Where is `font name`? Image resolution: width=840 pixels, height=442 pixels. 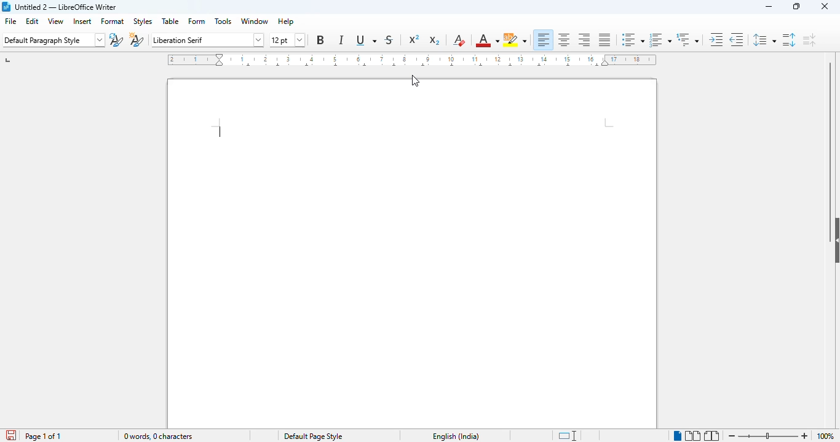
font name is located at coordinates (207, 40).